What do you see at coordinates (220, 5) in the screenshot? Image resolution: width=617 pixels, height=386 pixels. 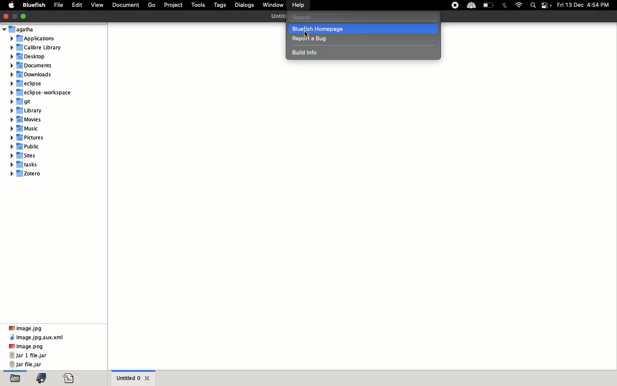 I see `Tags` at bounding box center [220, 5].